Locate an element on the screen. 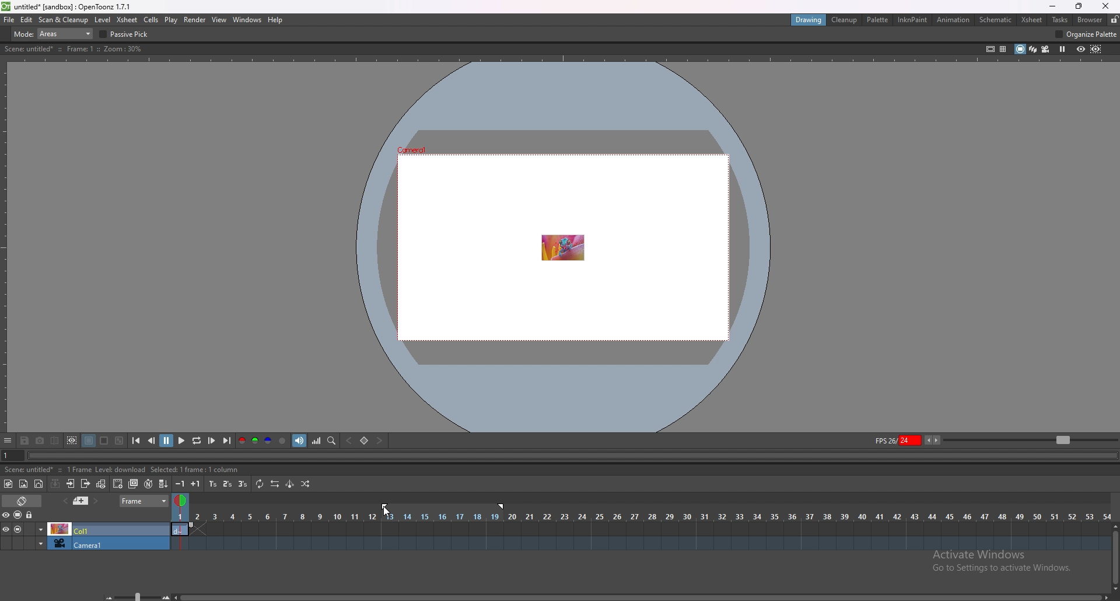 The image size is (1120, 601). reframe on 1s is located at coordinates (213, 484).